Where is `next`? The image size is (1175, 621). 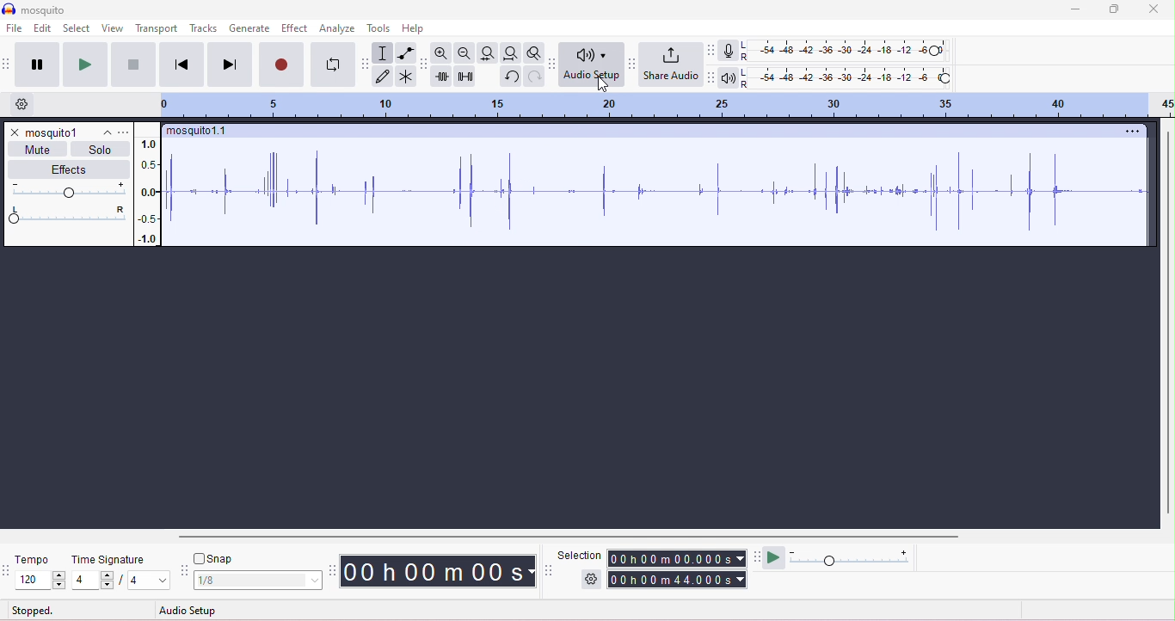
next is located at coordinates (230, 64).